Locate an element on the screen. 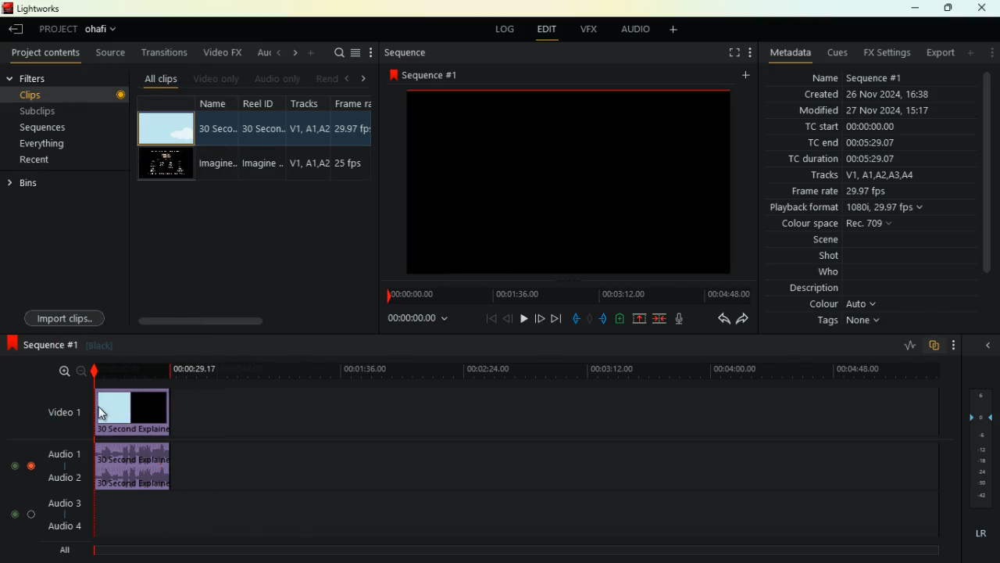  more is located at coordinates (993, 52).